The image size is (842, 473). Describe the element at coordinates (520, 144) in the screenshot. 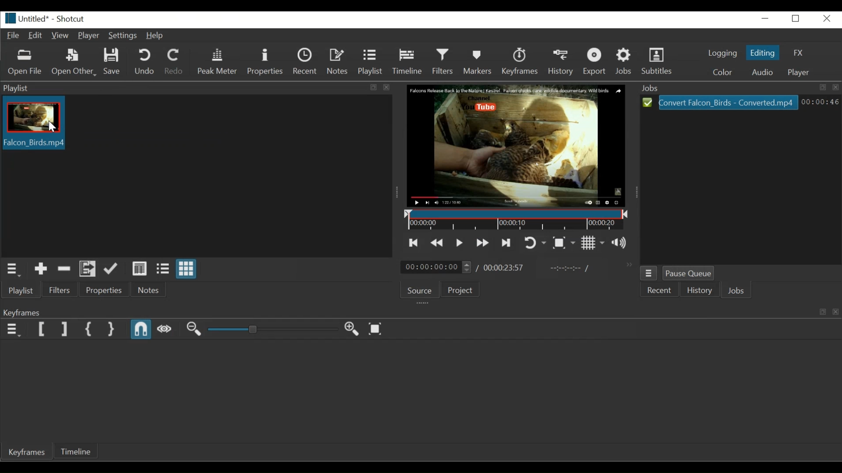

I see `Falcon Release Back to the Nature | Kestrel. Falcon chicks care wildlife documentary. Wild Birds. Channel. You tube (Media Player)` at that location.